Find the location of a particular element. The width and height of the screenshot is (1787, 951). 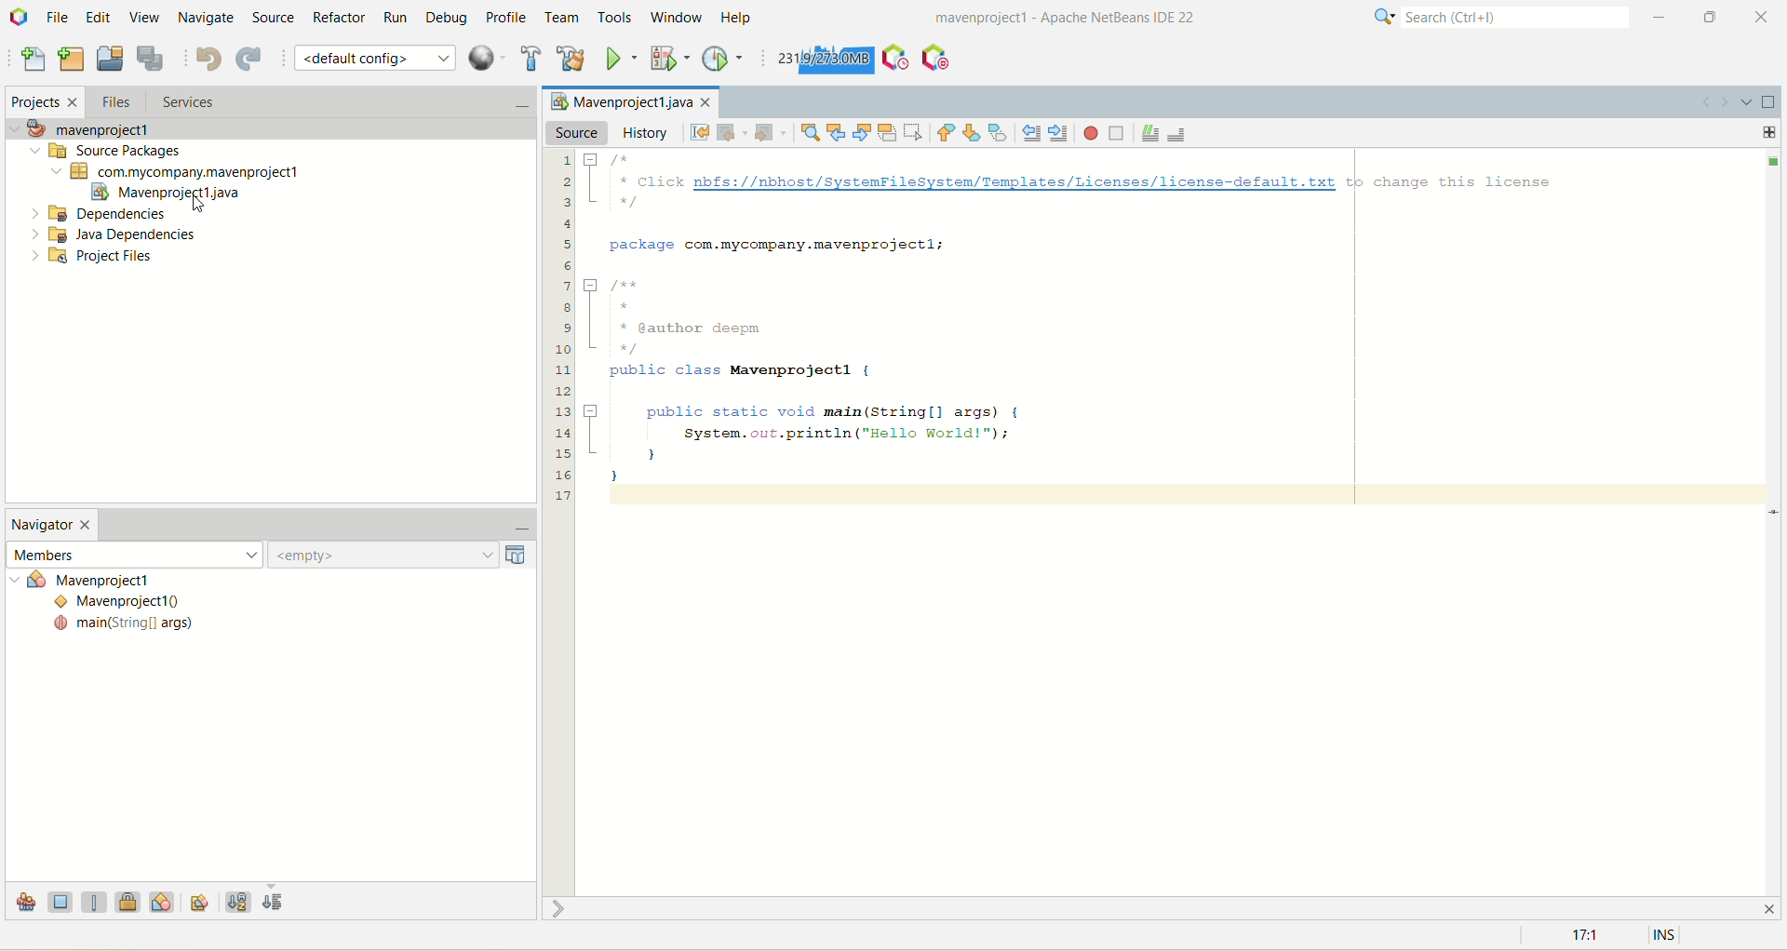

go forward is located at coordinates (1726, 103).